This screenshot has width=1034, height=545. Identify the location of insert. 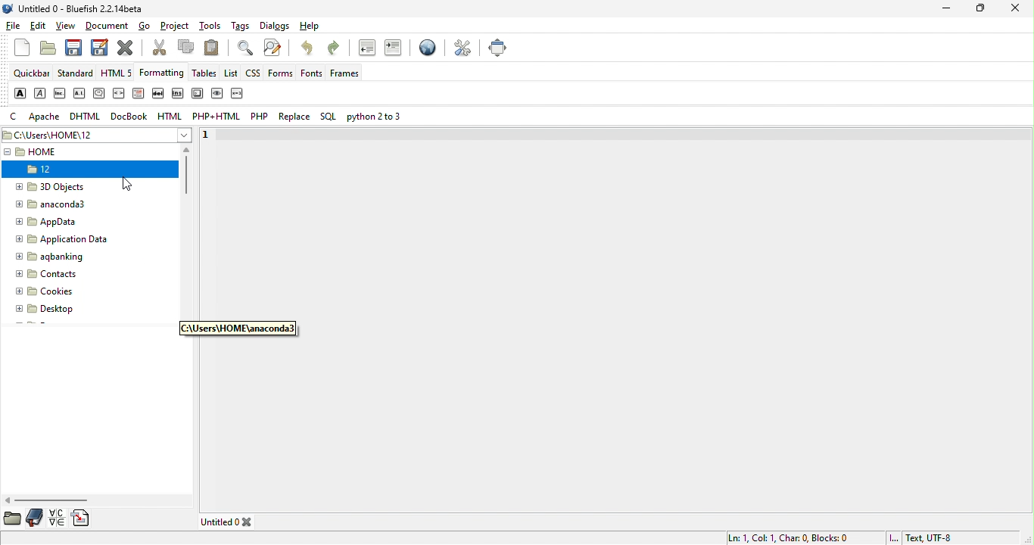
(179, 95).